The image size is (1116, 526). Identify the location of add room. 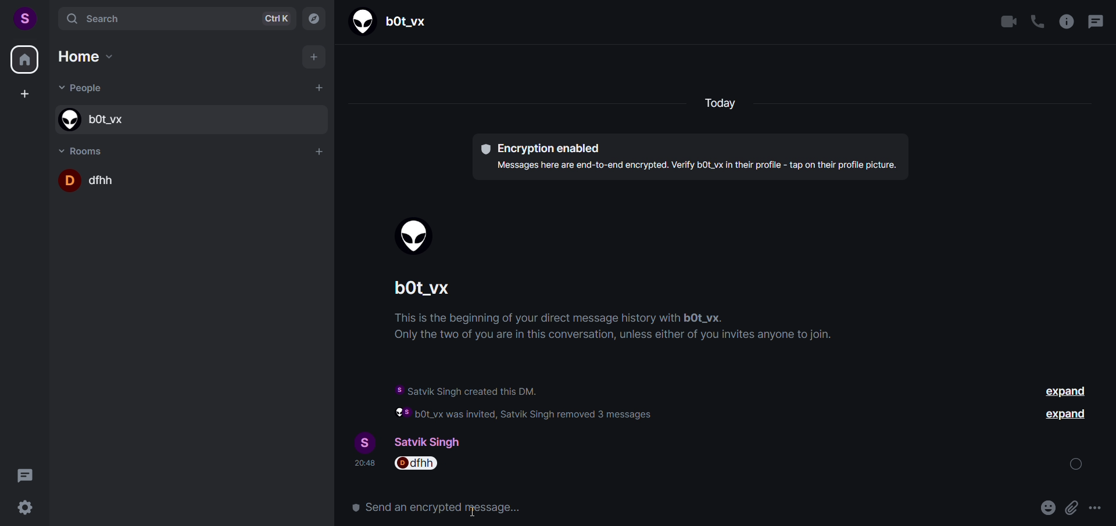
(320, 152).